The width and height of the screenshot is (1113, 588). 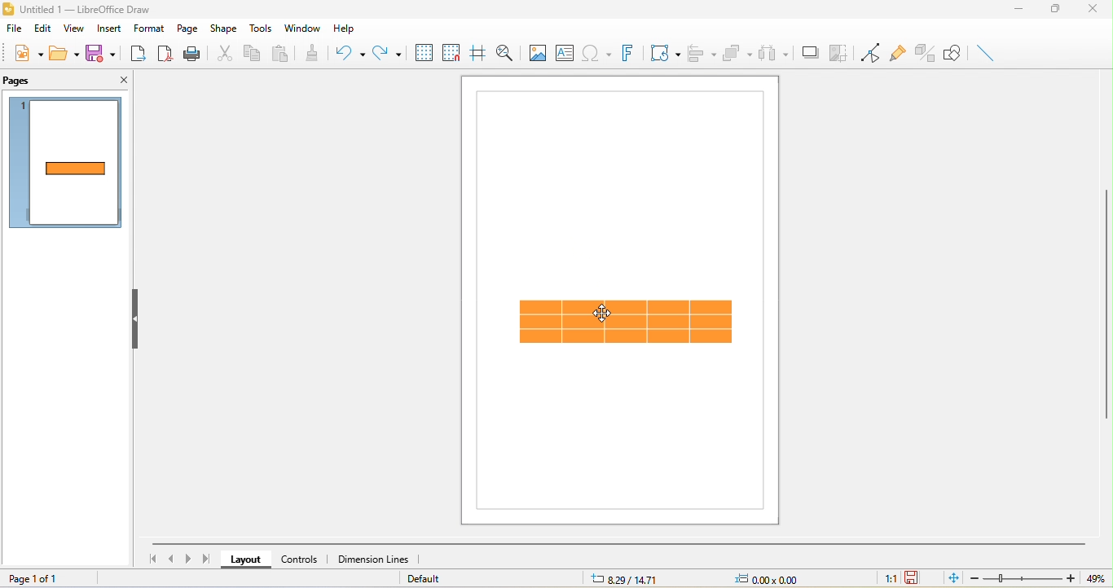 What do you see at coordinates (45, 577) in the screenshot?
I see `page 1 of 1` at bounding box center [45, 577].